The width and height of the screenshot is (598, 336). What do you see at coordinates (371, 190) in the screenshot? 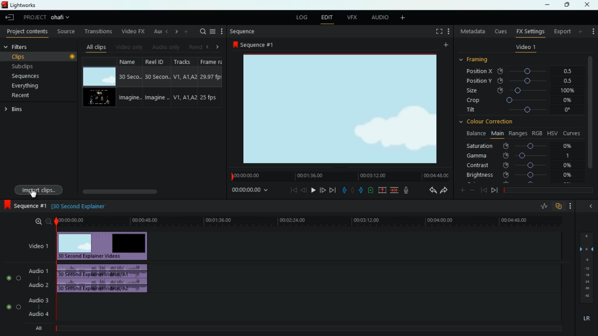
I see `charge` at bounding box center [371, 190].